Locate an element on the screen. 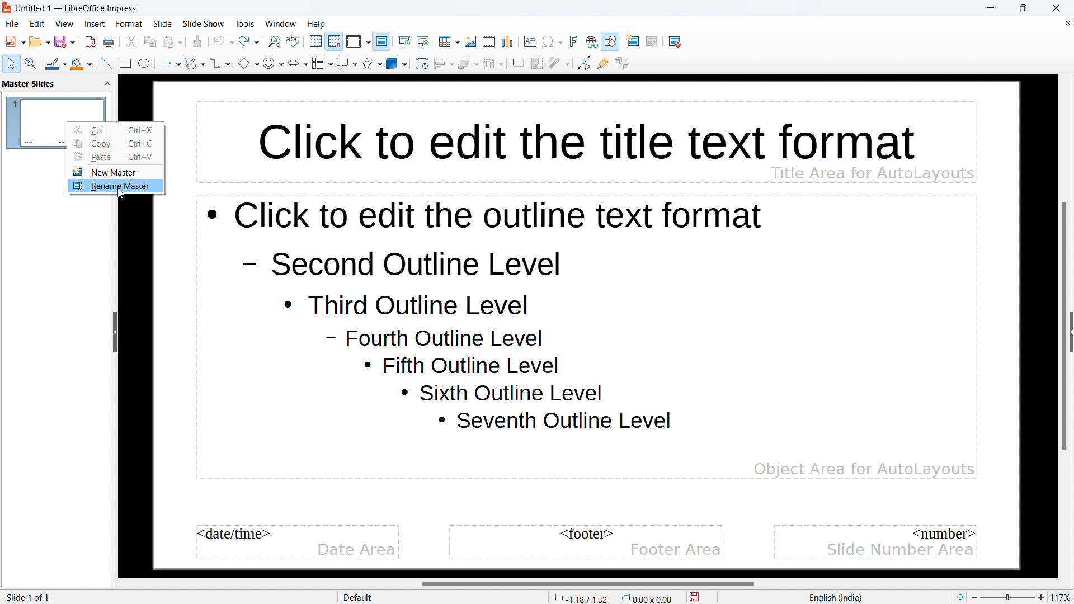  insert fontwork text is located at coordinates (573, 41).